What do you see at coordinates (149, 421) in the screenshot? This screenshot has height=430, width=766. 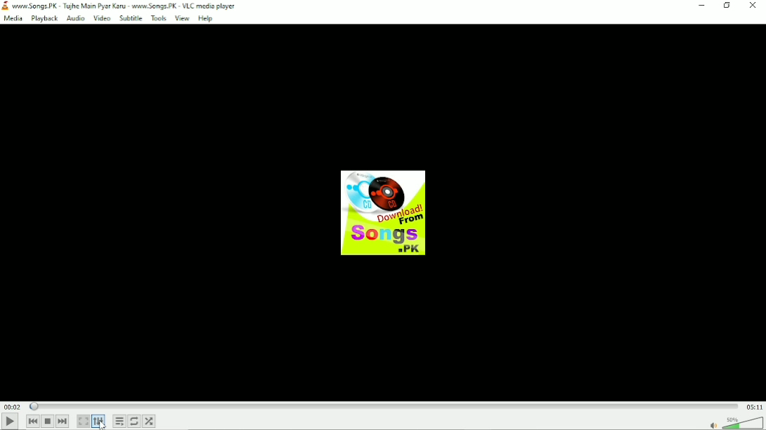 I see `Random` at bounding box center [149, 421].